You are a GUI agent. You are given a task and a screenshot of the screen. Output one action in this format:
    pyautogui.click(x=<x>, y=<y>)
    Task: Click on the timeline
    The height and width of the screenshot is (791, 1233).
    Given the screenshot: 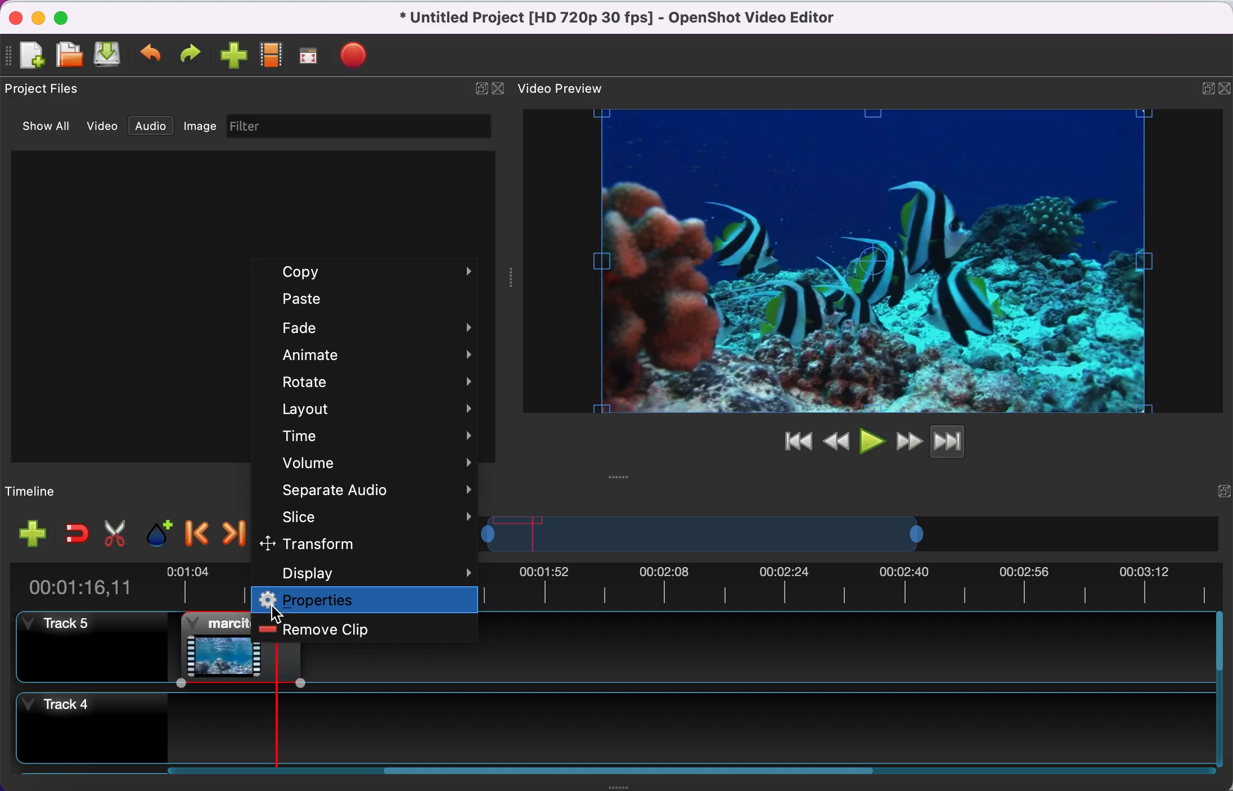 What is the action you would take?
    pyautogui.click(x=706, y=538)
    